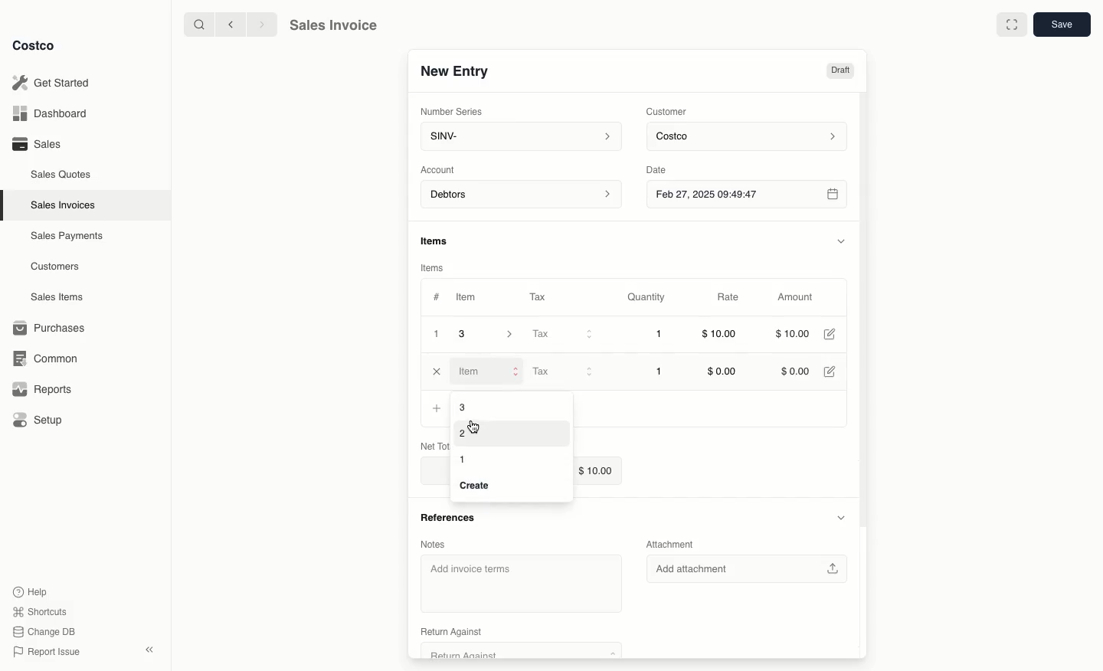 This screenshot has height=671, width=1103. Describe the element at coordinates (673, 545) in the screenshot. I see `Attachment` at that location.